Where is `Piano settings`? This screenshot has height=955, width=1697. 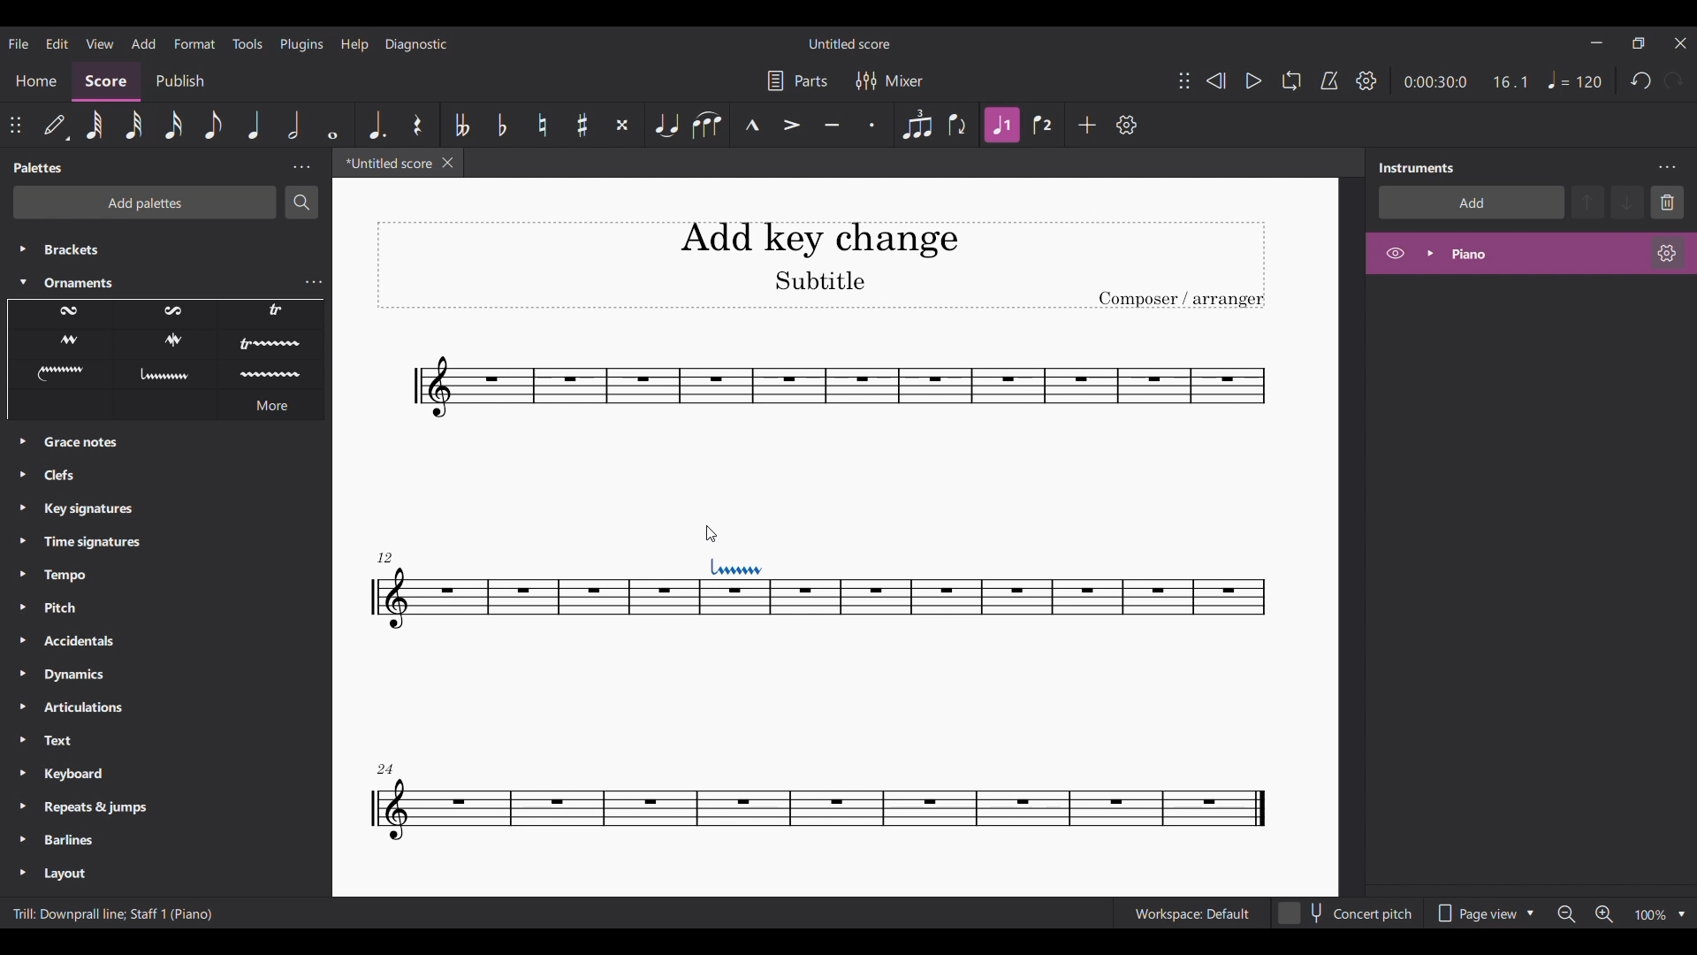
Piano settings is located at coordinates (1668, 253).